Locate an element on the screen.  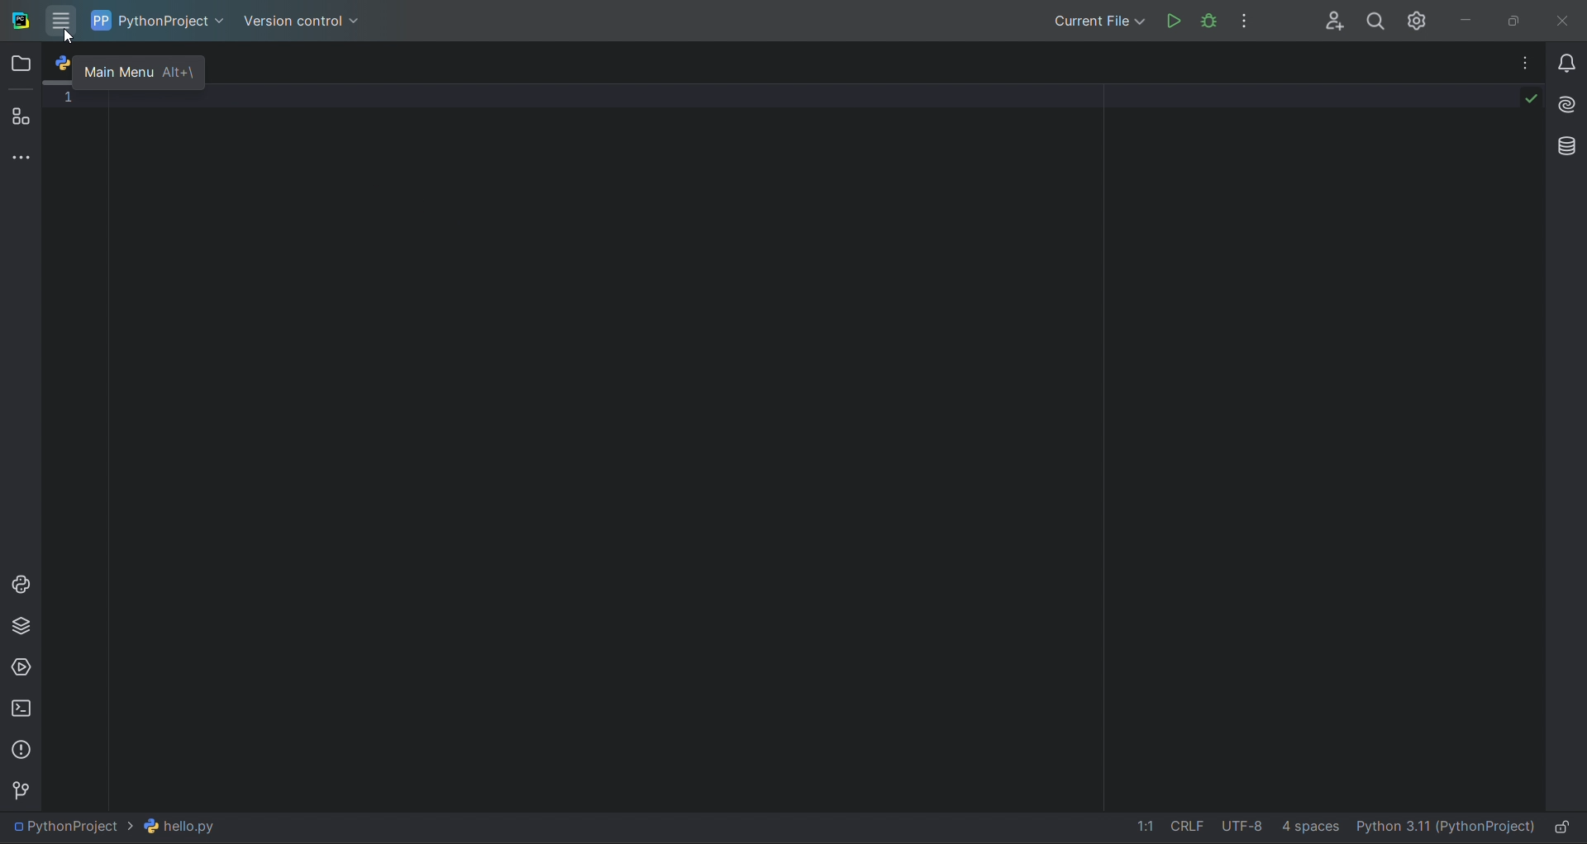
lock is located at coordinates (1566, 827).